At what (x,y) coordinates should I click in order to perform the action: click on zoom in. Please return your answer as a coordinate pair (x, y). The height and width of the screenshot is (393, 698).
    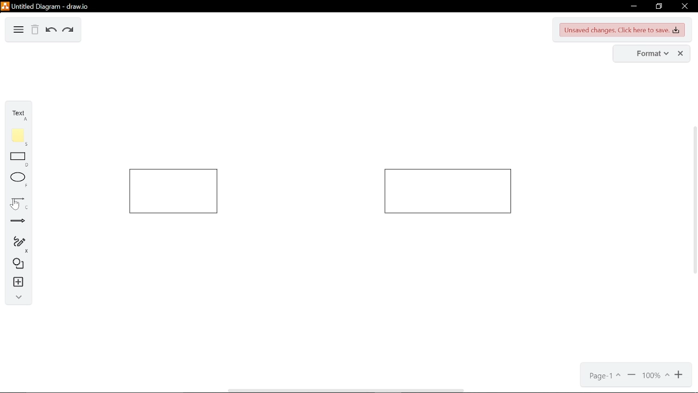
    Looking at the image, I should click on (678, 377).